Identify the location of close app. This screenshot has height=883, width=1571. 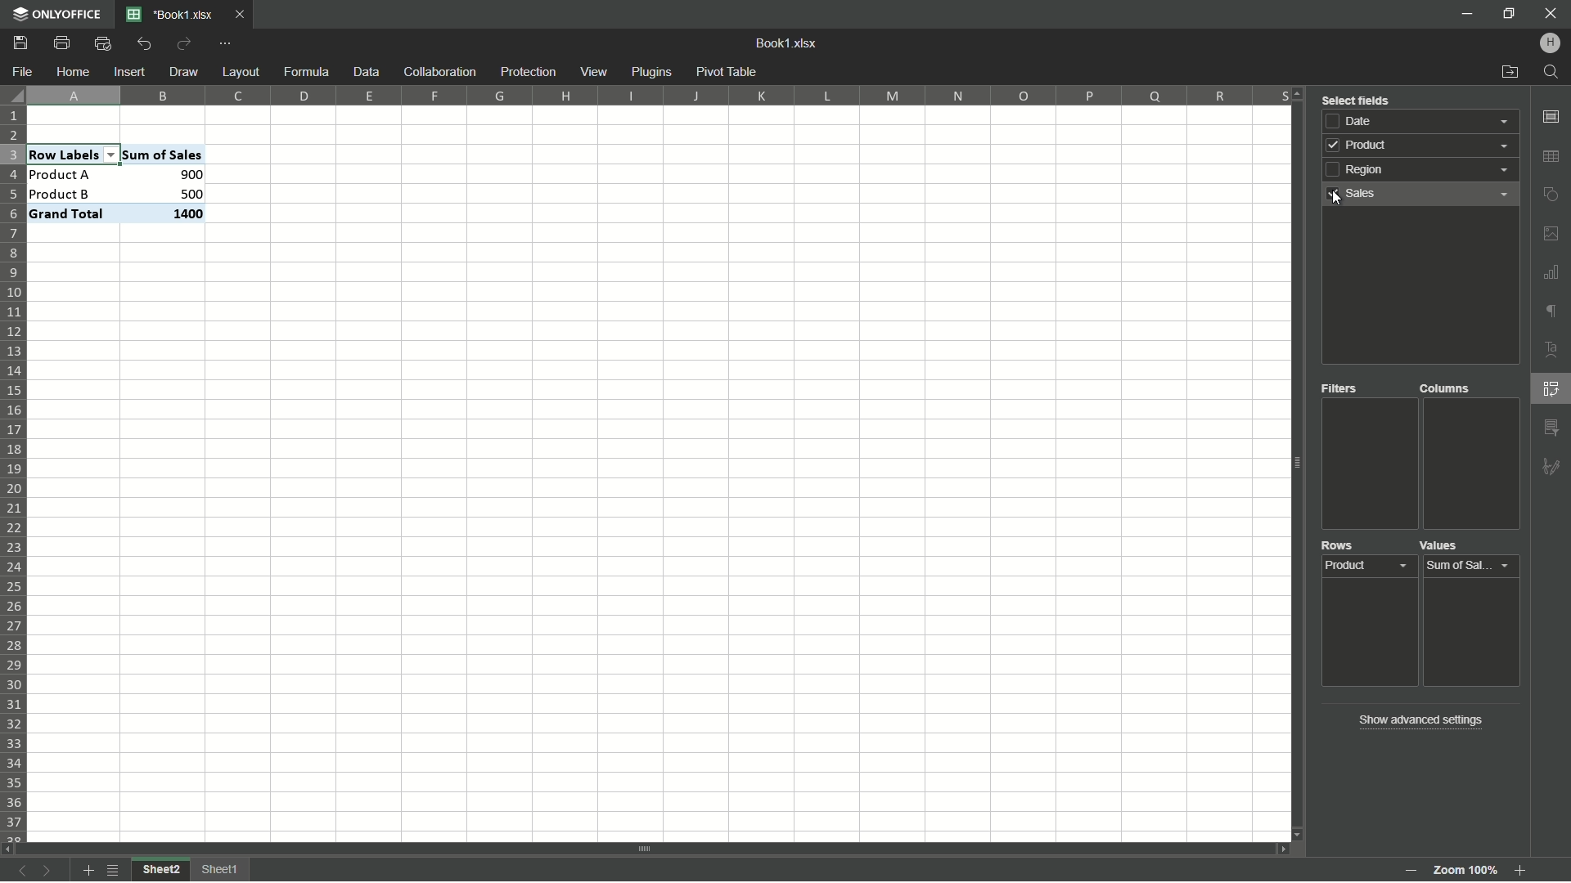
(1551, 14).